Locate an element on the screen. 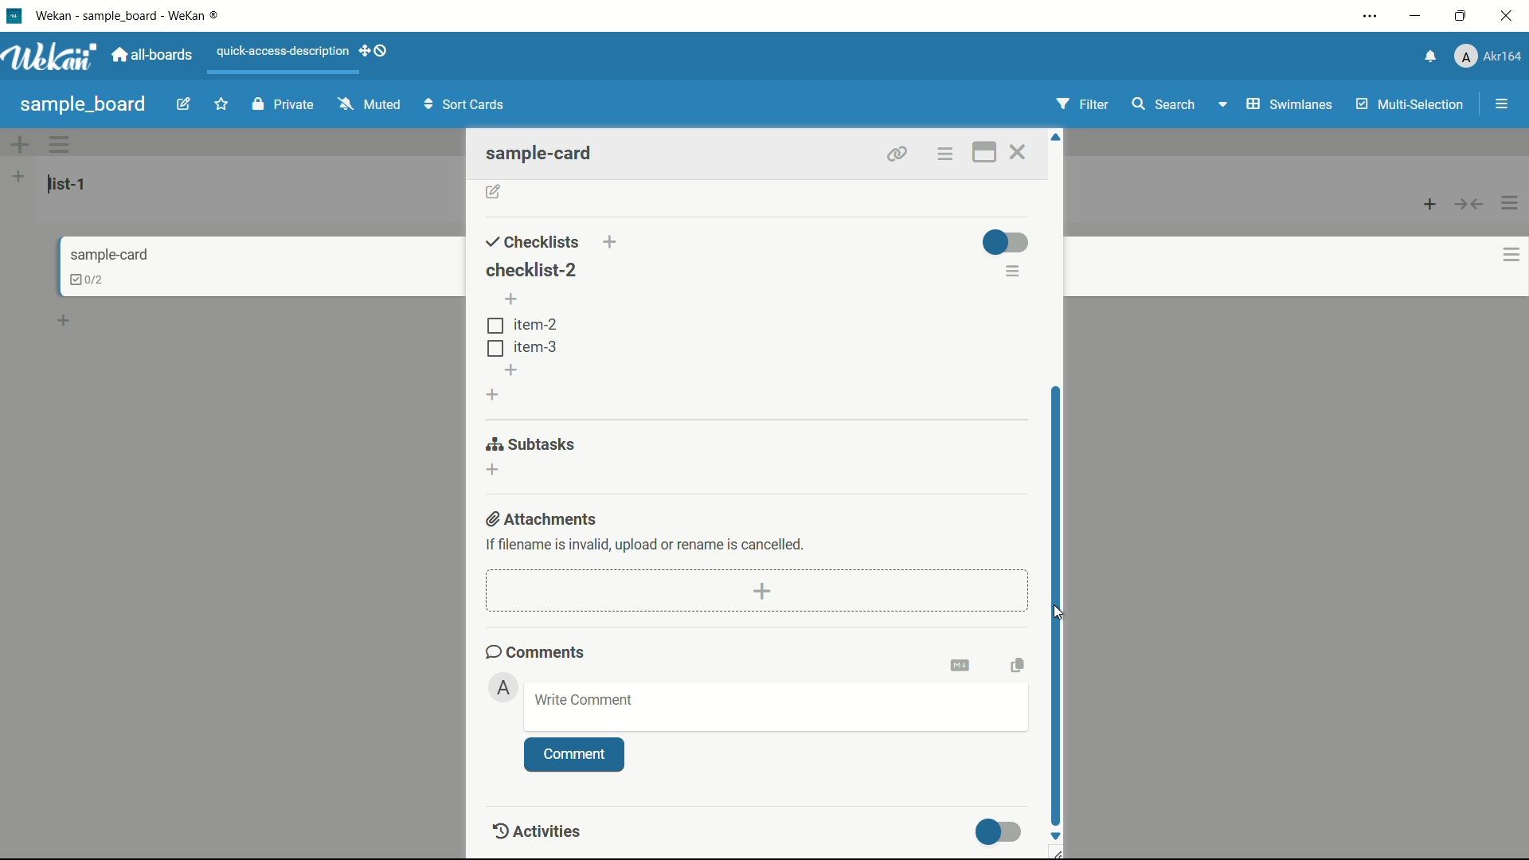 The height and width of the screenshot is (860, 1529). write comment  is located at coordinates (584, 701).